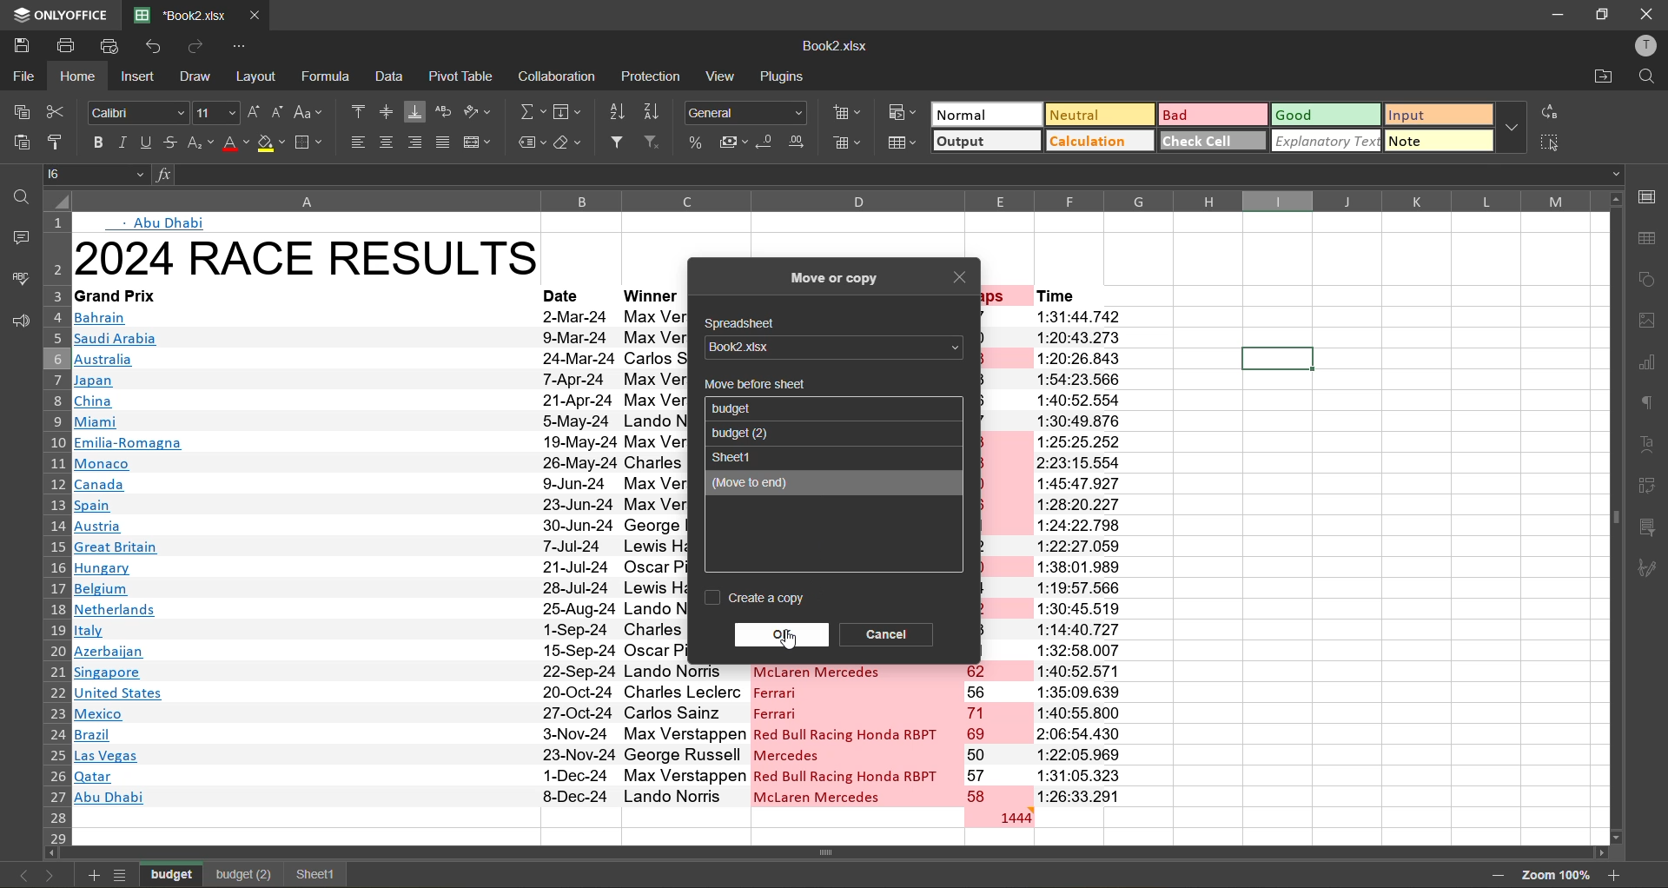 The height and width of the screenshot is (888, 1668). Describe the element at coordinates (1438, 139) in the screenshot. I see `note` at that location.